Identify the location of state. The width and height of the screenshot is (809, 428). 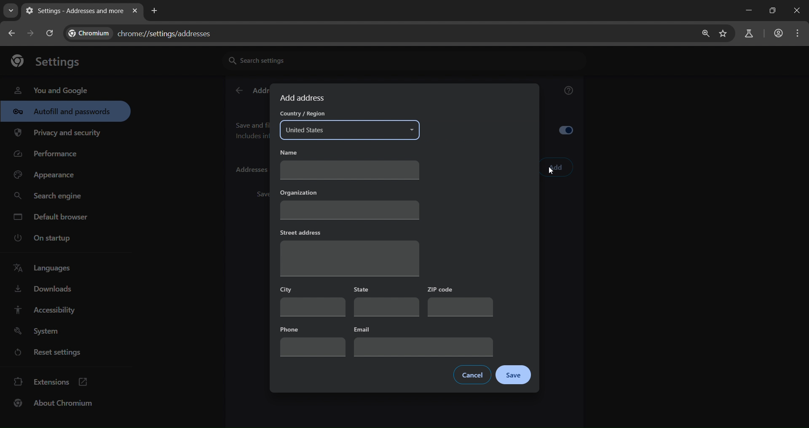
(386, 302).